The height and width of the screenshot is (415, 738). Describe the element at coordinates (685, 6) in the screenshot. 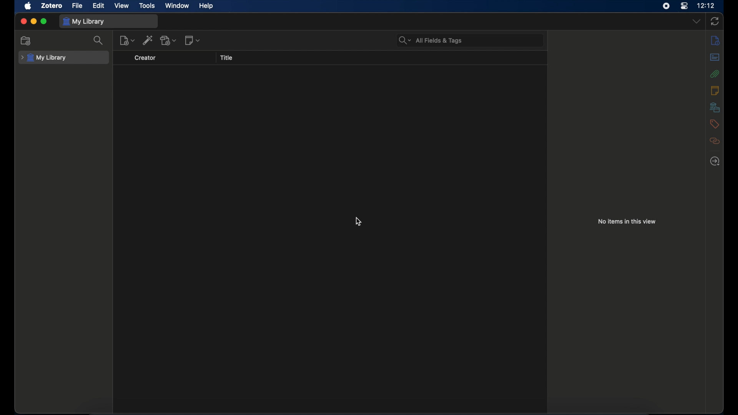

I see `control center` at that location.